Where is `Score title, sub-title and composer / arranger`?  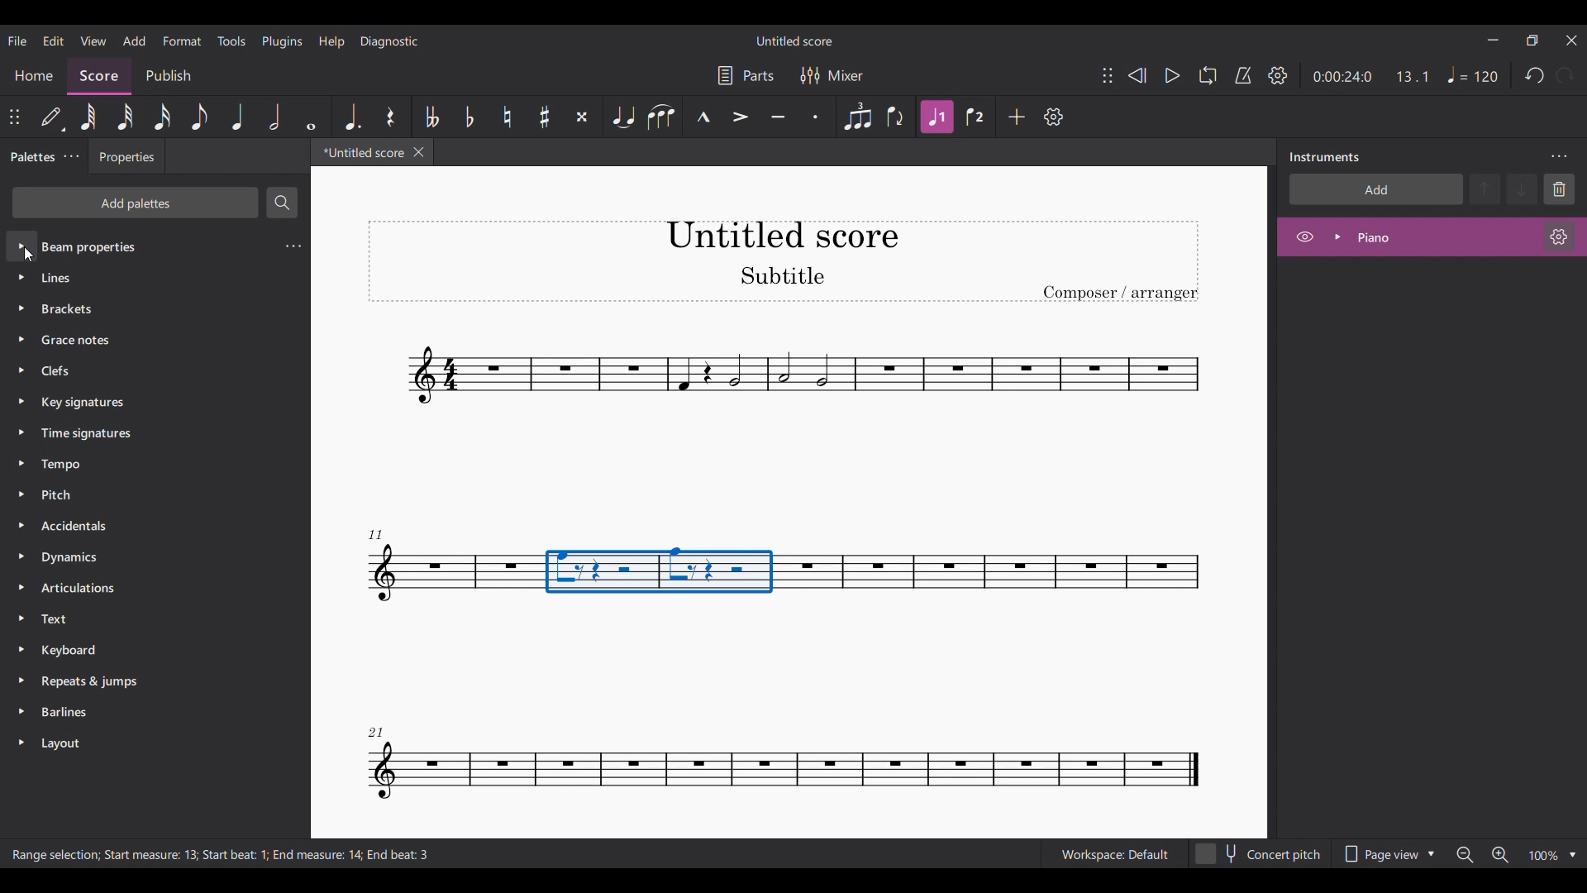 Score title, sub-title and composer / arranger is located at coordinates (783, 261).